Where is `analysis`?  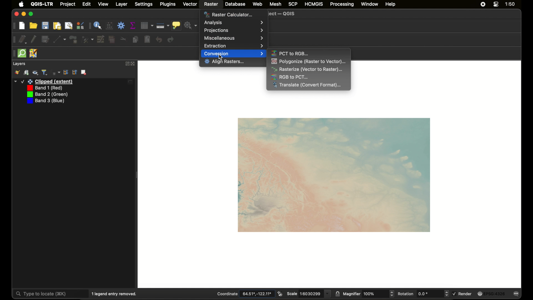
analysis is located at coordinates (234, 22).